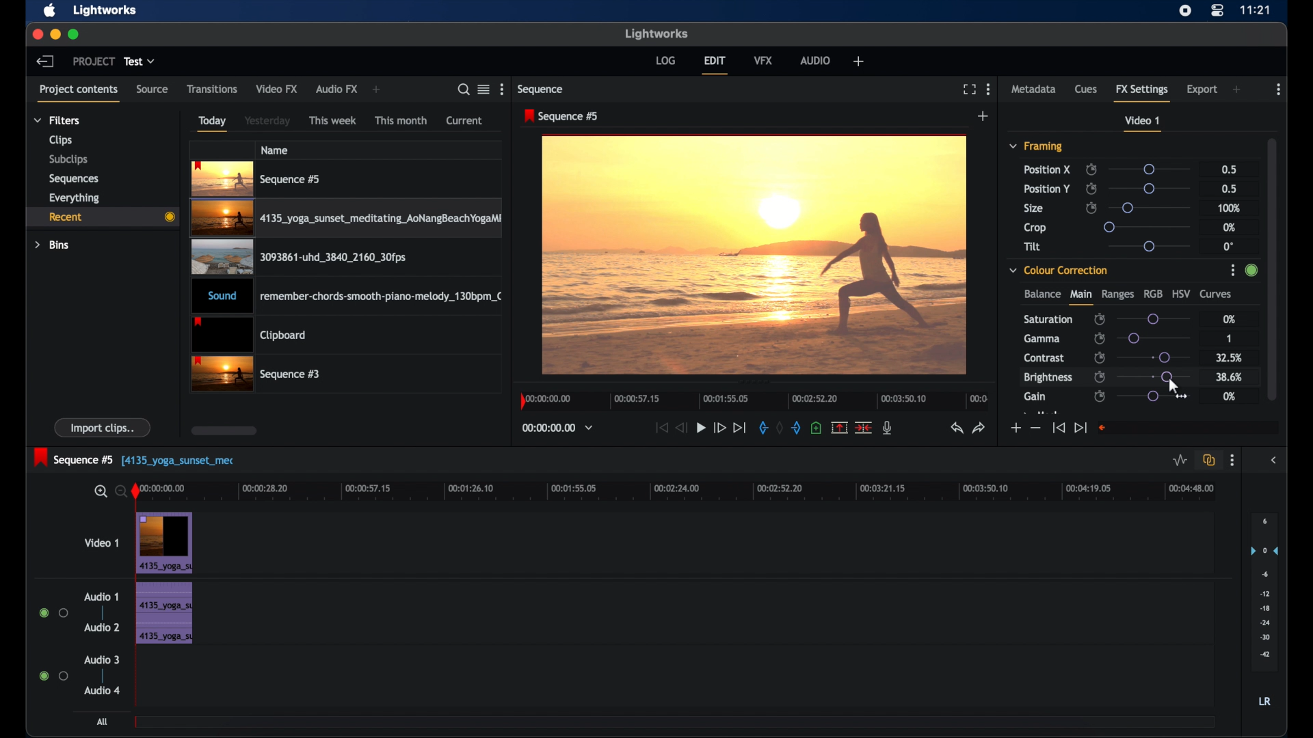 The height and width of the screenshot is (738, 1313). Describe the element at coordinates (165, 543) in the screenshot. I see `video clip` at that location.